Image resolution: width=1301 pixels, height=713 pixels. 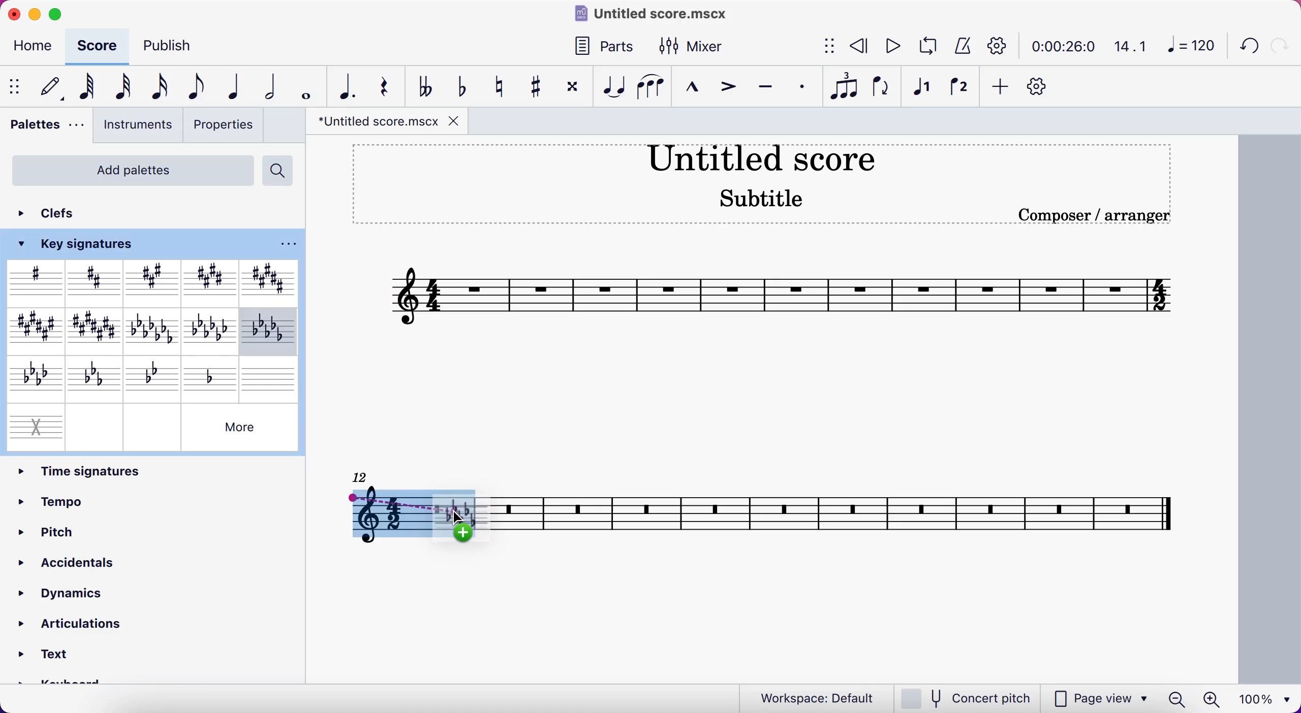 What do you see at coordinates (269, 330) in the screenshot?
I see `B minor` at bounding box center [269, 330].